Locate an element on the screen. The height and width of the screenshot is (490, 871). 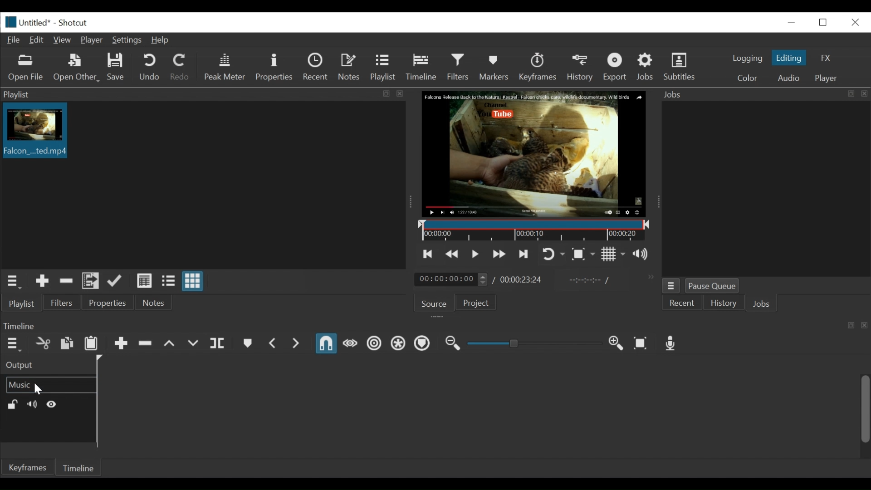
Toggle Zoom is located at coordinates (553, 254).